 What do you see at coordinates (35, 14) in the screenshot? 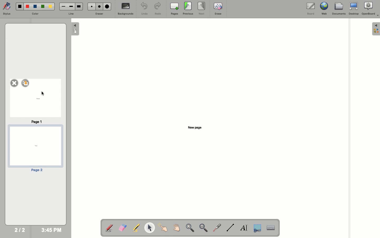
I see `Color` at bounding box center [35, 14].